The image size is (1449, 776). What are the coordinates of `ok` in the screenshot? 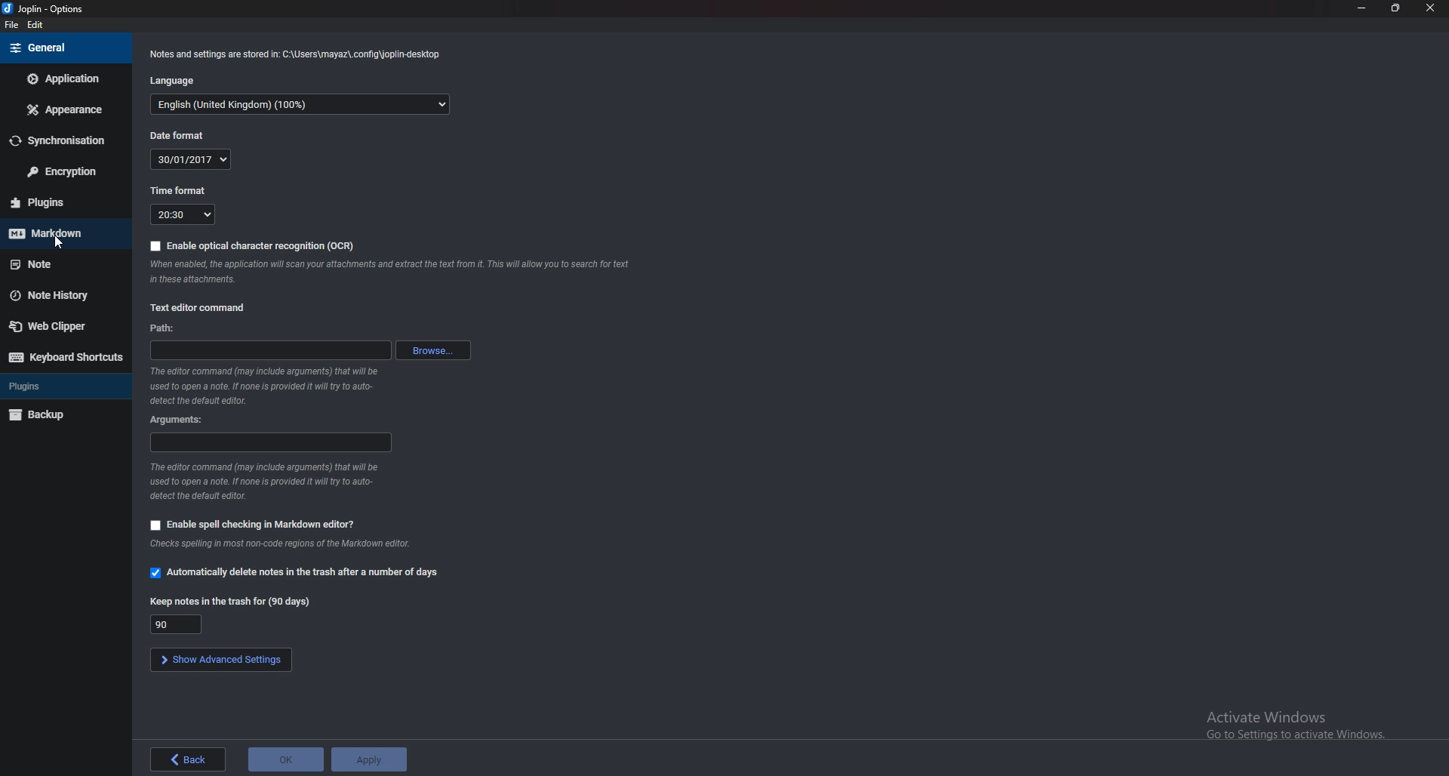 It's located at (285, 758).